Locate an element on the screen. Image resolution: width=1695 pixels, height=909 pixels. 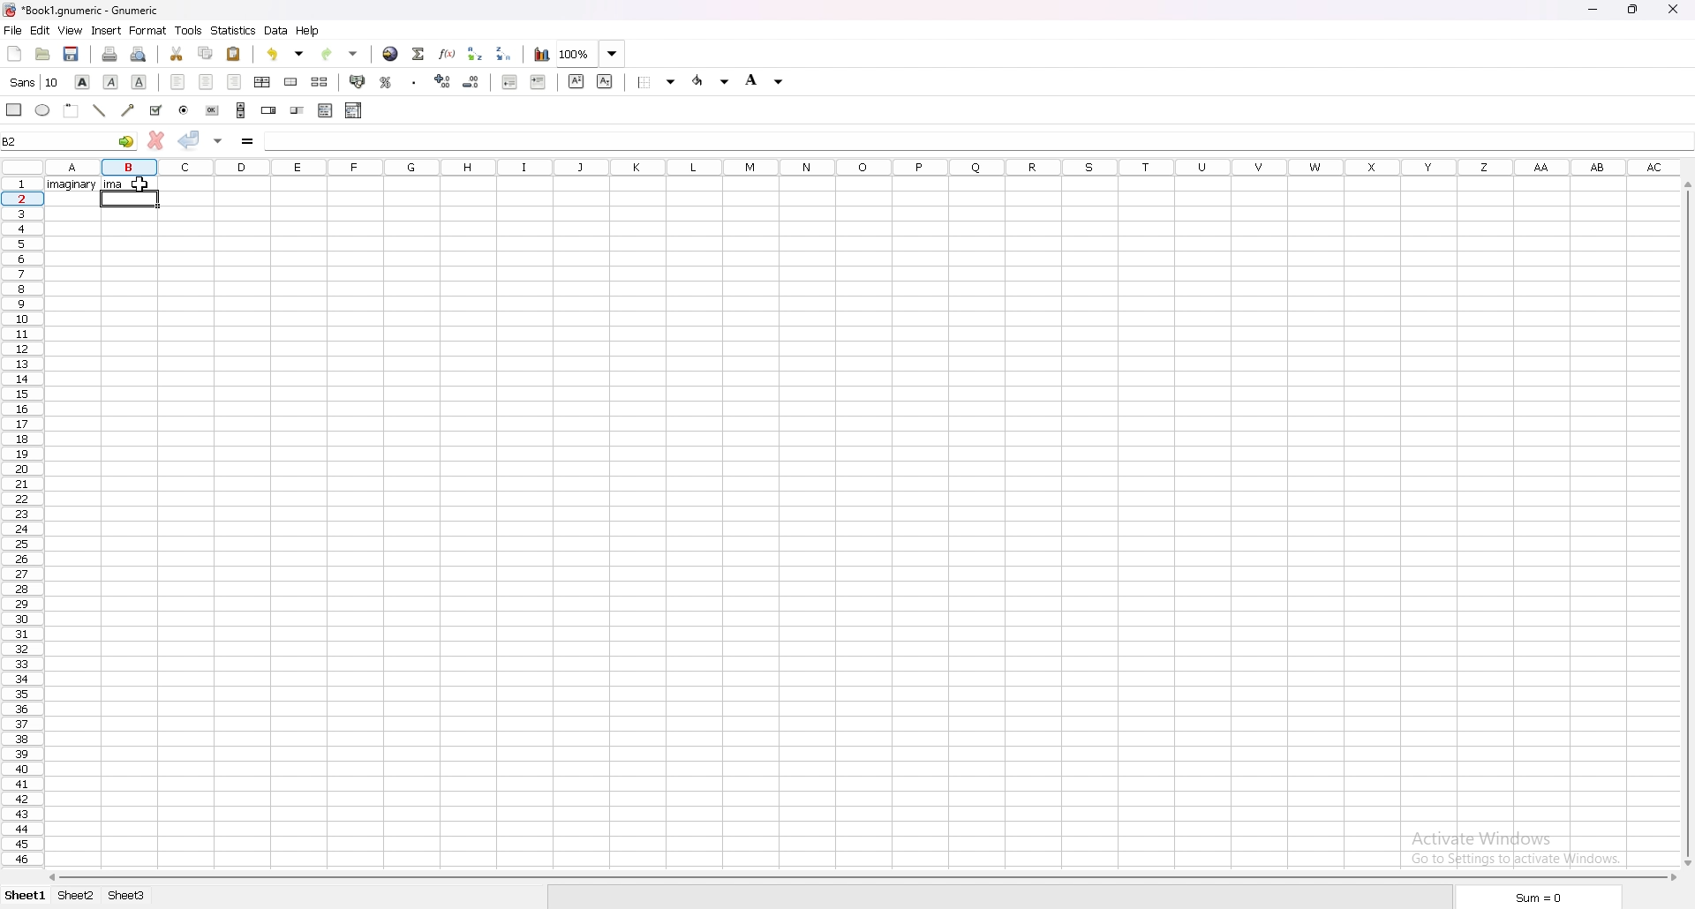
centre horizontally is located at coordinates (263, 82).